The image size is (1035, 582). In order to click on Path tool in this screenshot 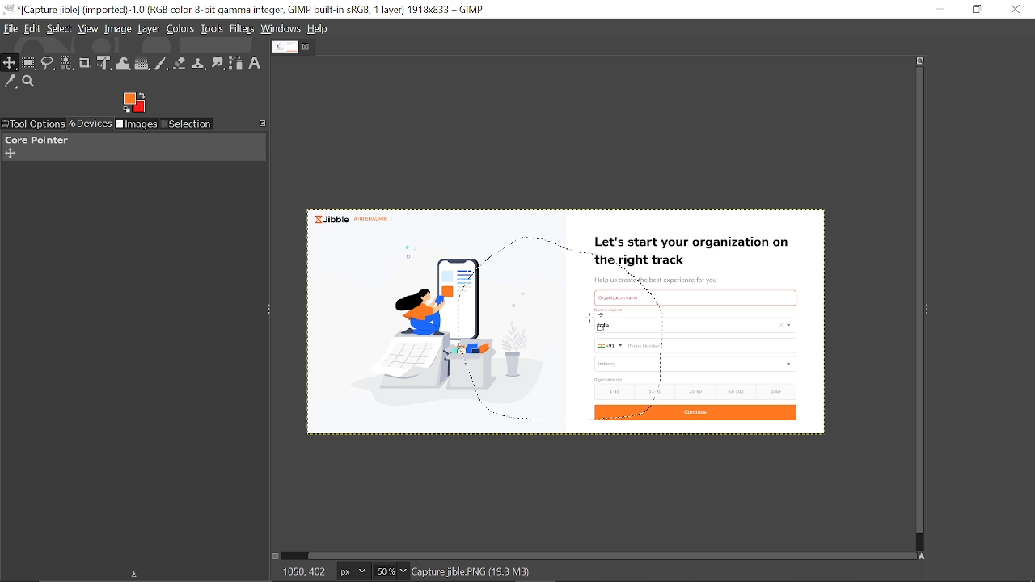, I will do `click(236, 64)`.